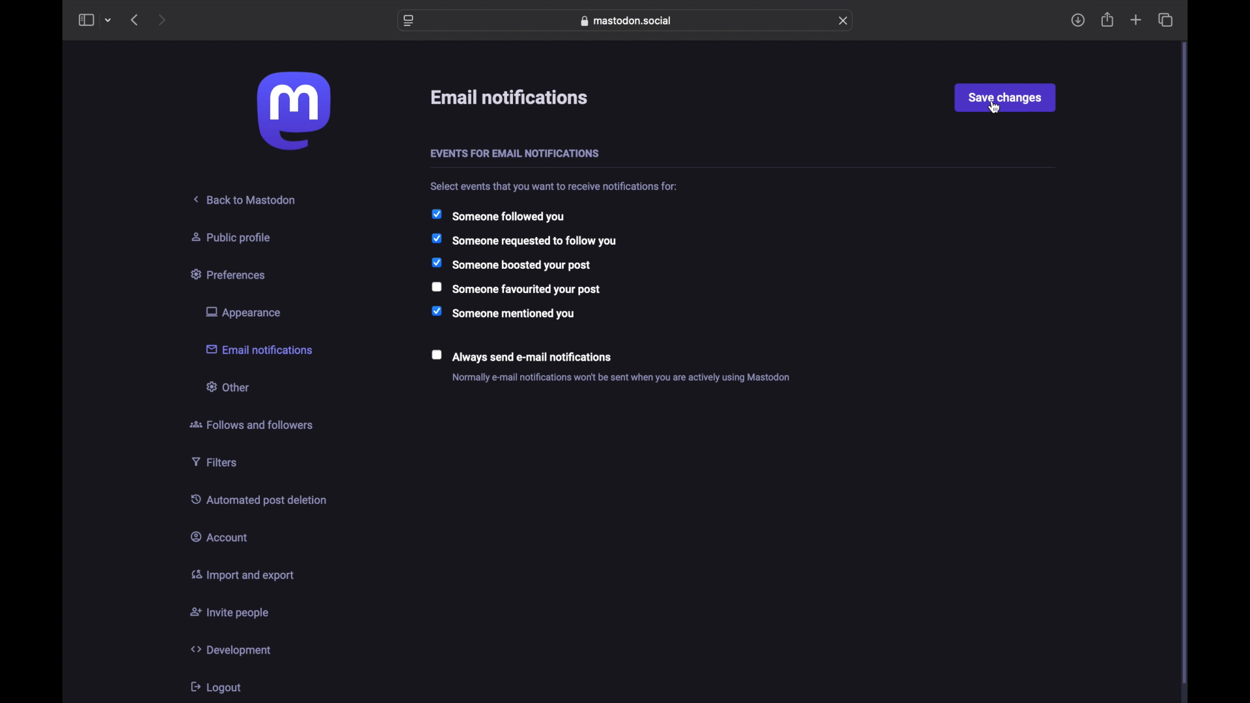 The image size is (1250, 703). What do you see at coordinates (1185, 365) in the screenshot?
I see `scroll bar` at bounding box center [1185, 365].